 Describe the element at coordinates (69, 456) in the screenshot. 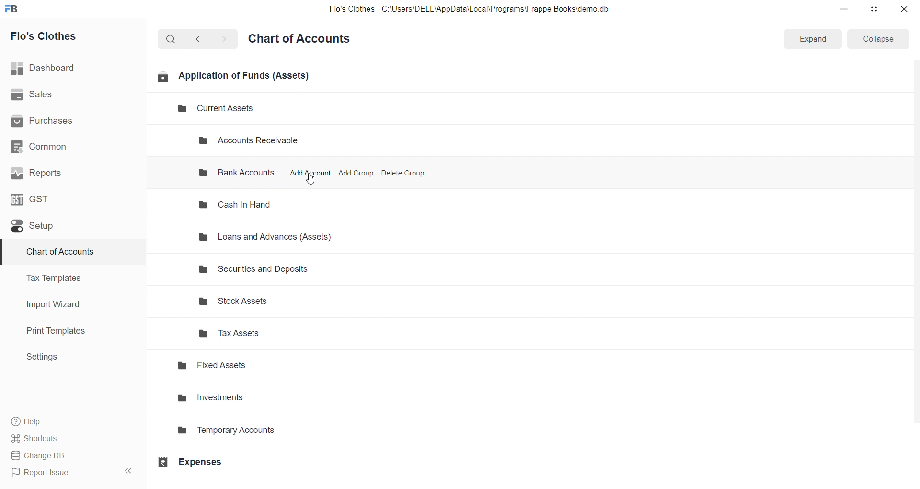

I see `Change DB` at that location.